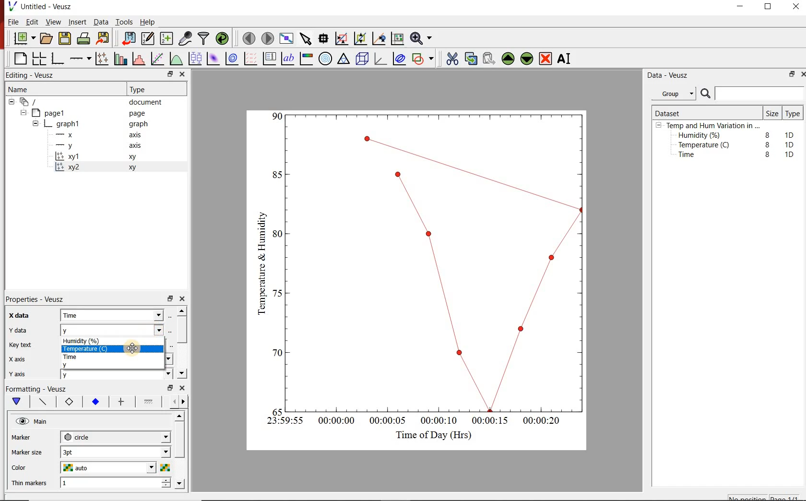 This screenshot has height=501, width=806. I want to click on plot bar charts, so click(121, 57).